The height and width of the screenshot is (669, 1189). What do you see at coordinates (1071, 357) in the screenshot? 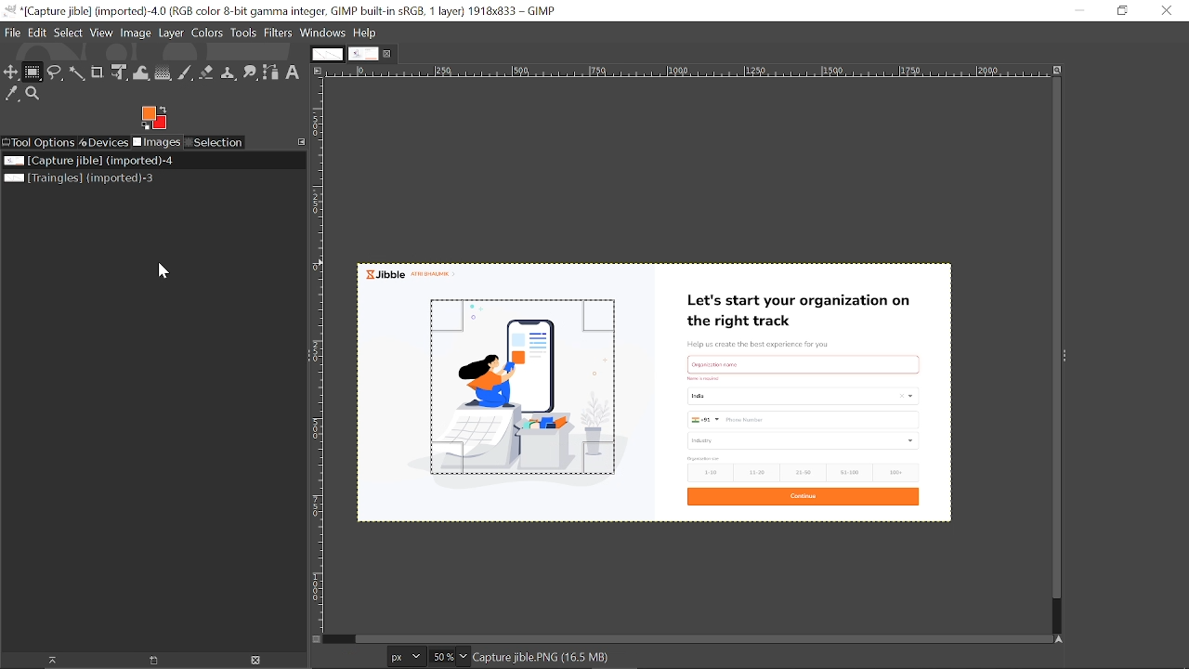
I see `Sidebar menu` at bounding box center [1071, 357].